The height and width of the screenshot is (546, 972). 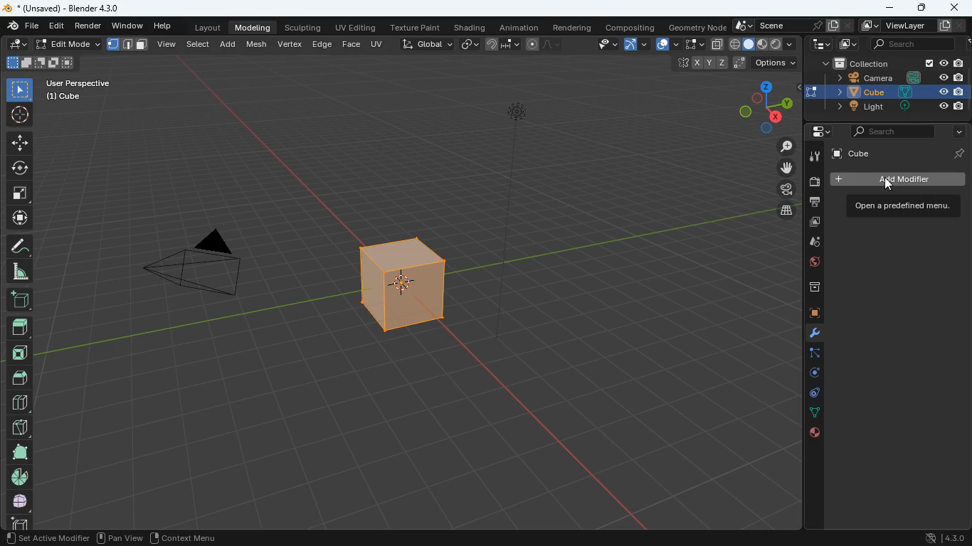 I want to click on camera, so click(x=813, y=183).